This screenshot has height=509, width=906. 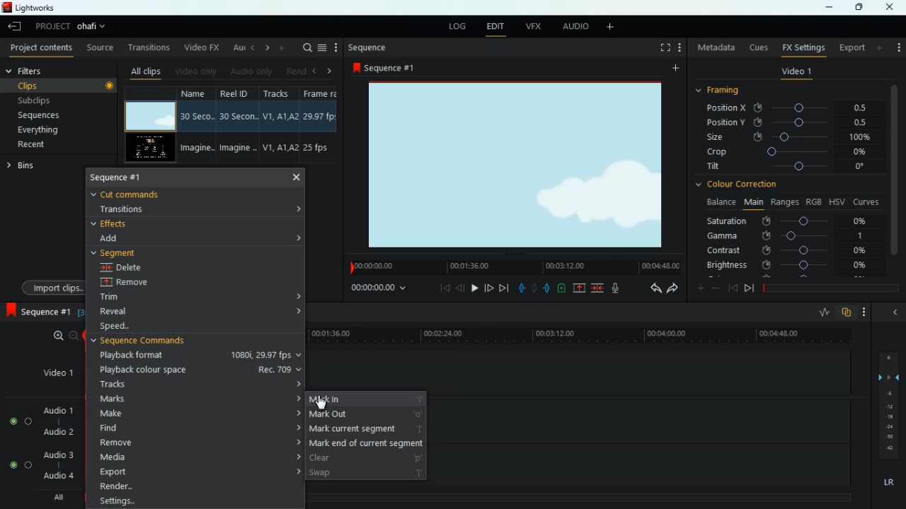 I want to click on reel id, so click(x=239, y=93).